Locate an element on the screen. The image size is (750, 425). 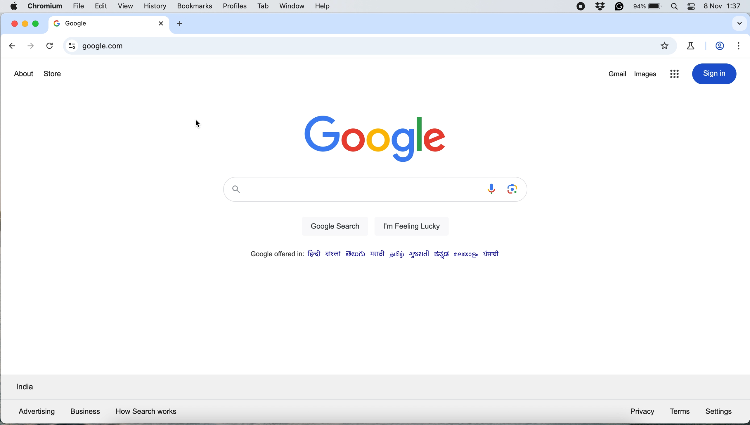
image search is located at coordinates (514, 189).